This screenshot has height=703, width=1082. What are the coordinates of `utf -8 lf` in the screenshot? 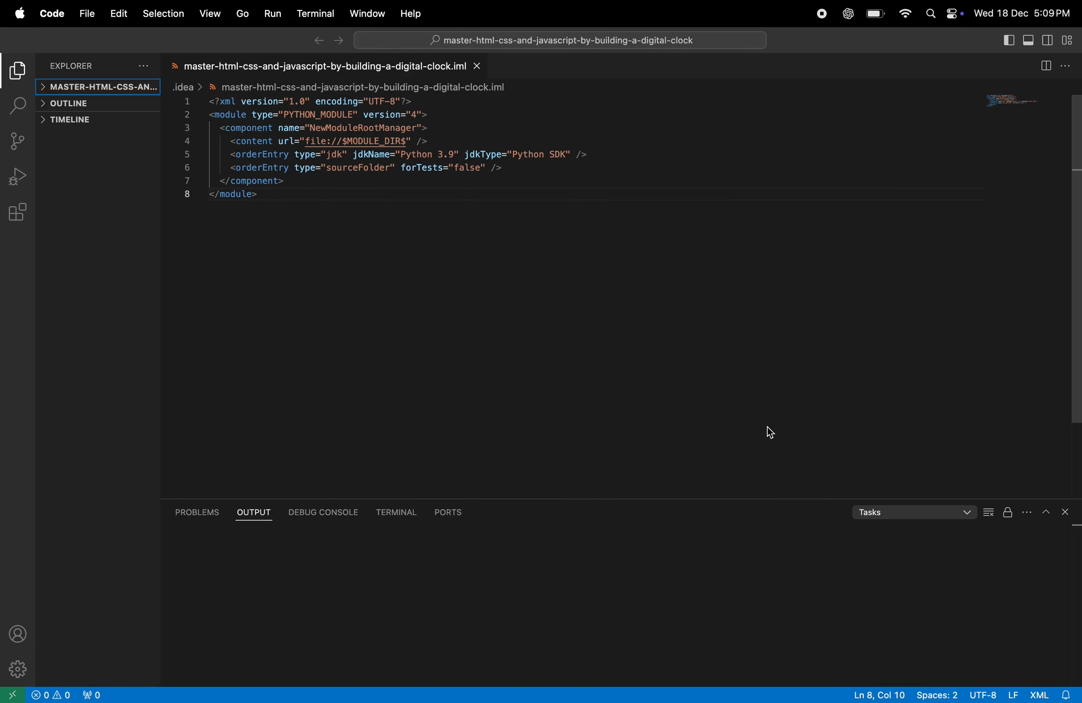 It's located at (992, 693).